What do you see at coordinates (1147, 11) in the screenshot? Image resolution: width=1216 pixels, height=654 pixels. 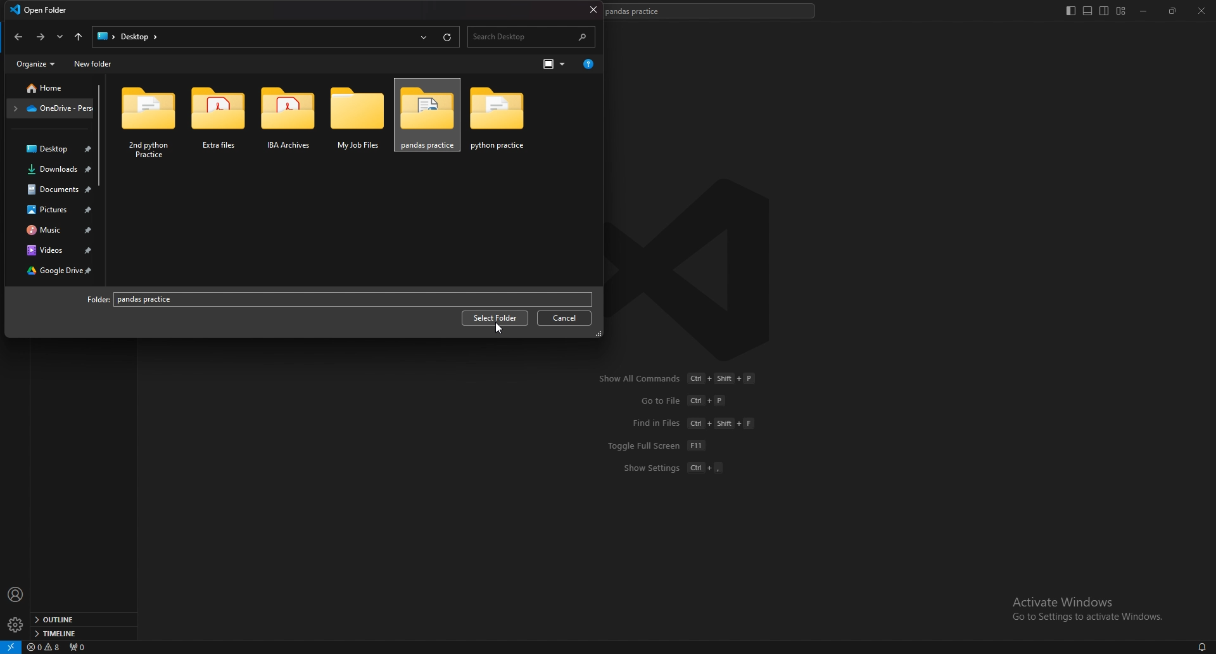 I see `minimize` at bounding box center [1147, 11].